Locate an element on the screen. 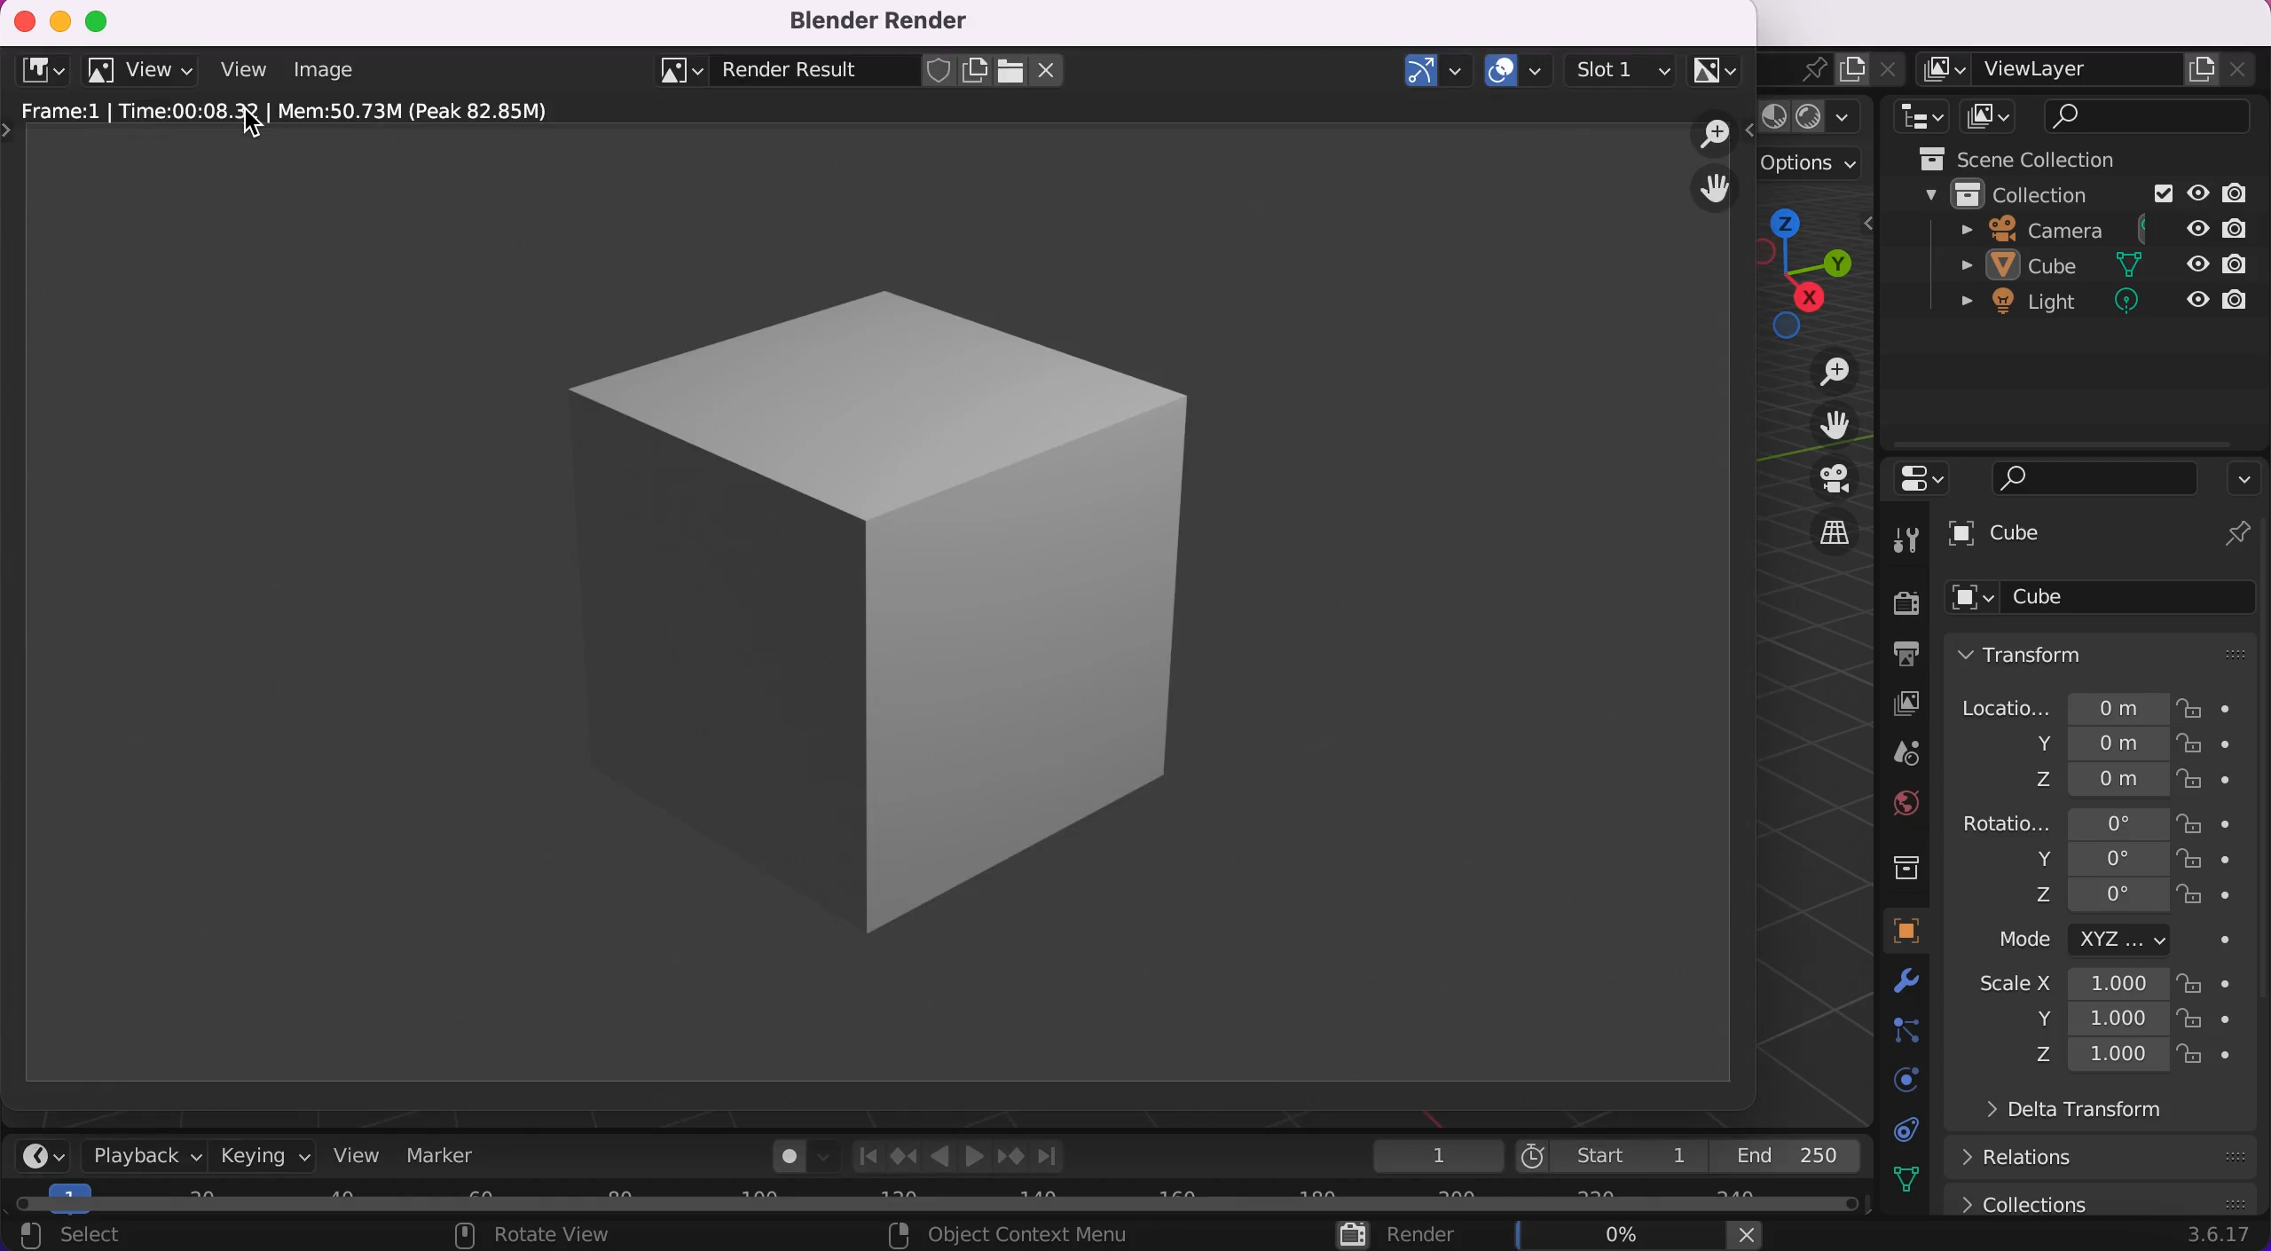 This screenshot has width=2271, height=1251. frame: 1 is located at coordinates (303, 110).